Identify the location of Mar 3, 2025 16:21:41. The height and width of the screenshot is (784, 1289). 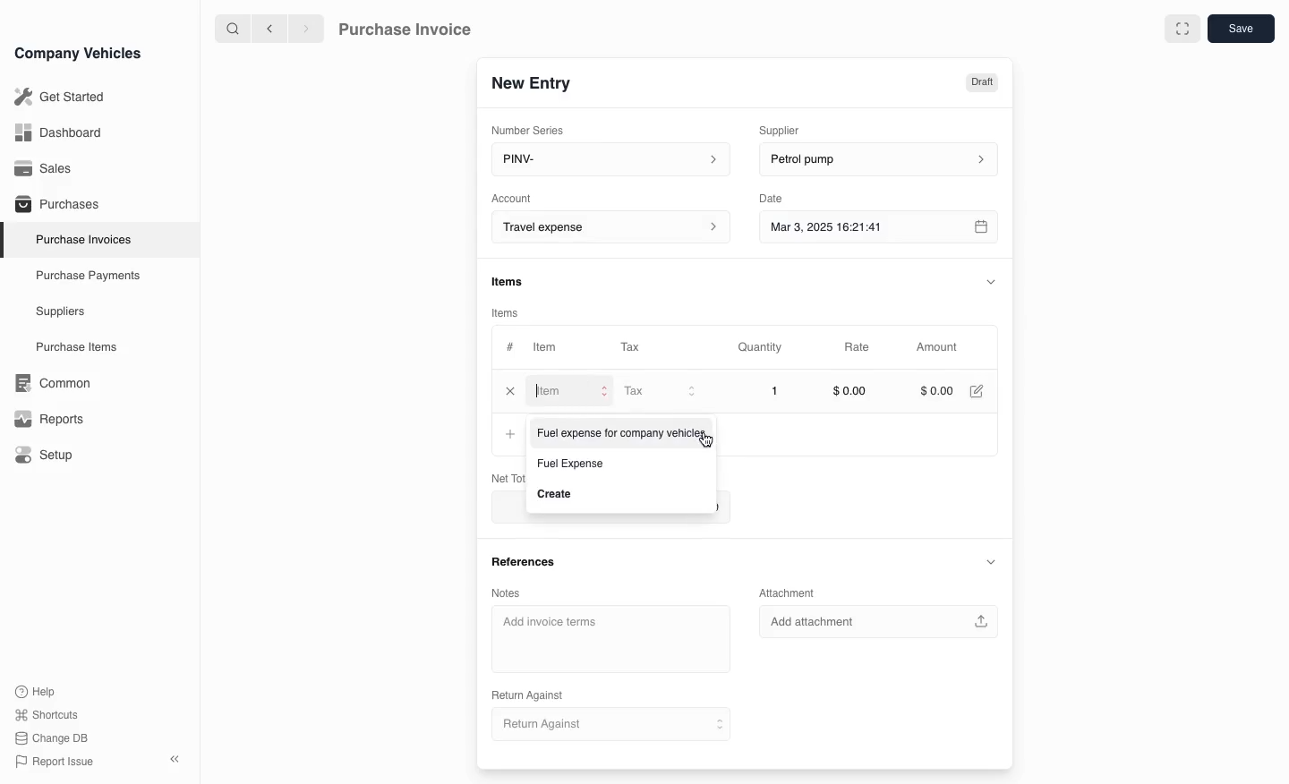
(861, 228).